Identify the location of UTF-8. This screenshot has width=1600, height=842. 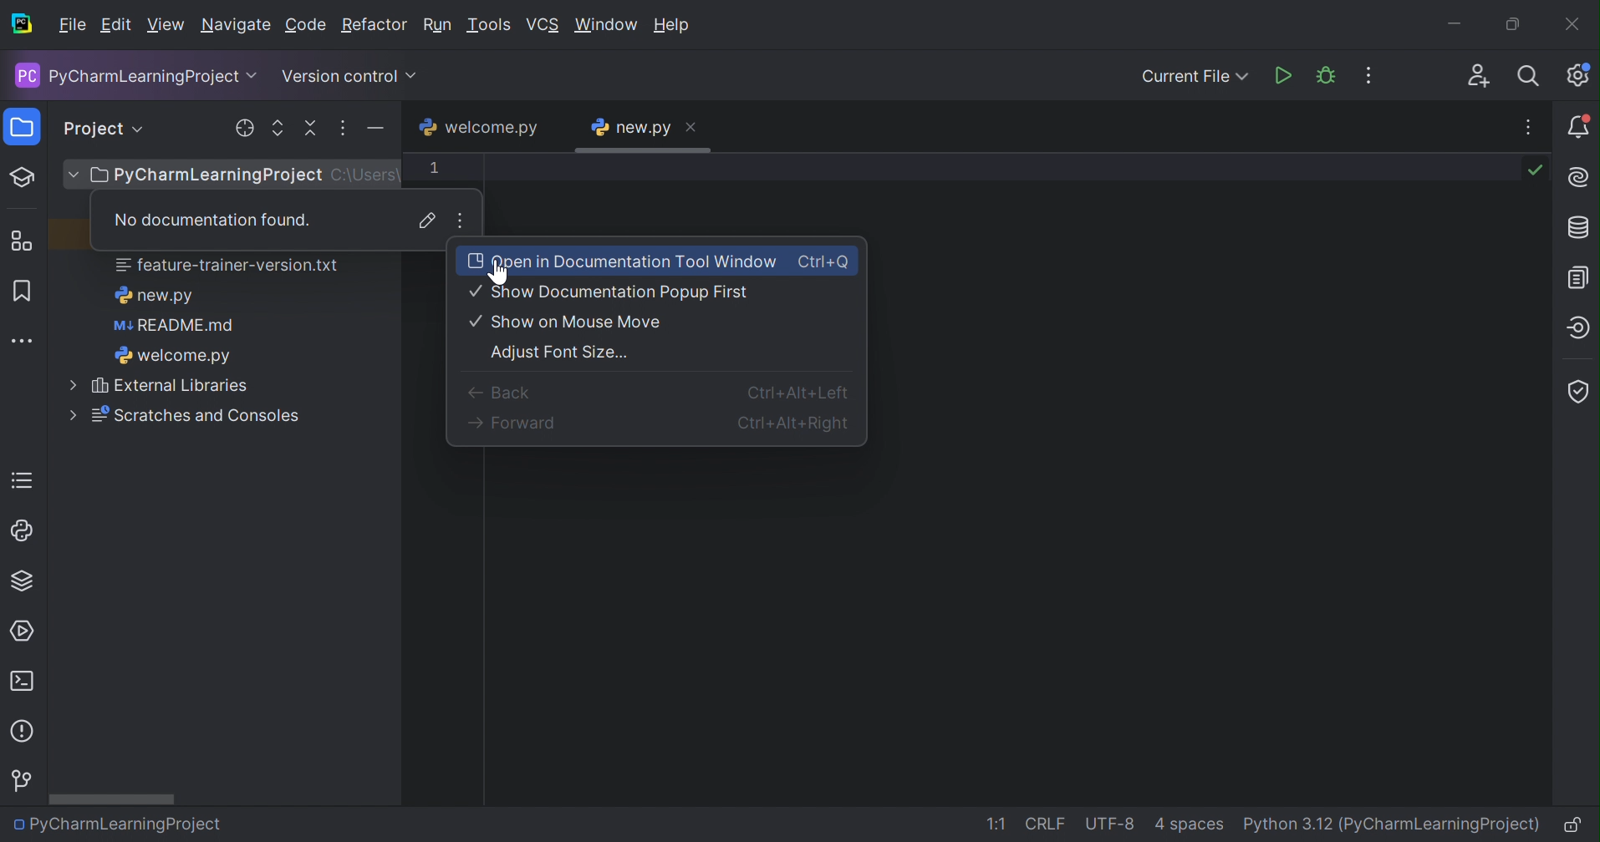
(1114, 822).